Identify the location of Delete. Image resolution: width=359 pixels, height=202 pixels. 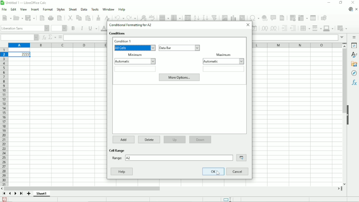
(150, 140).